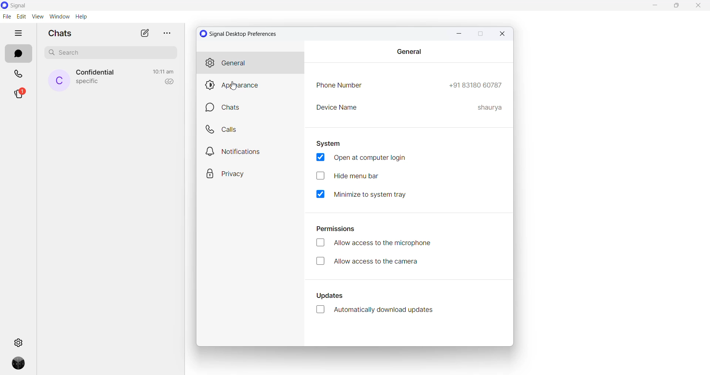 The image size is (710, 375). I want to click on computer login checkbox, so click(363, 158).